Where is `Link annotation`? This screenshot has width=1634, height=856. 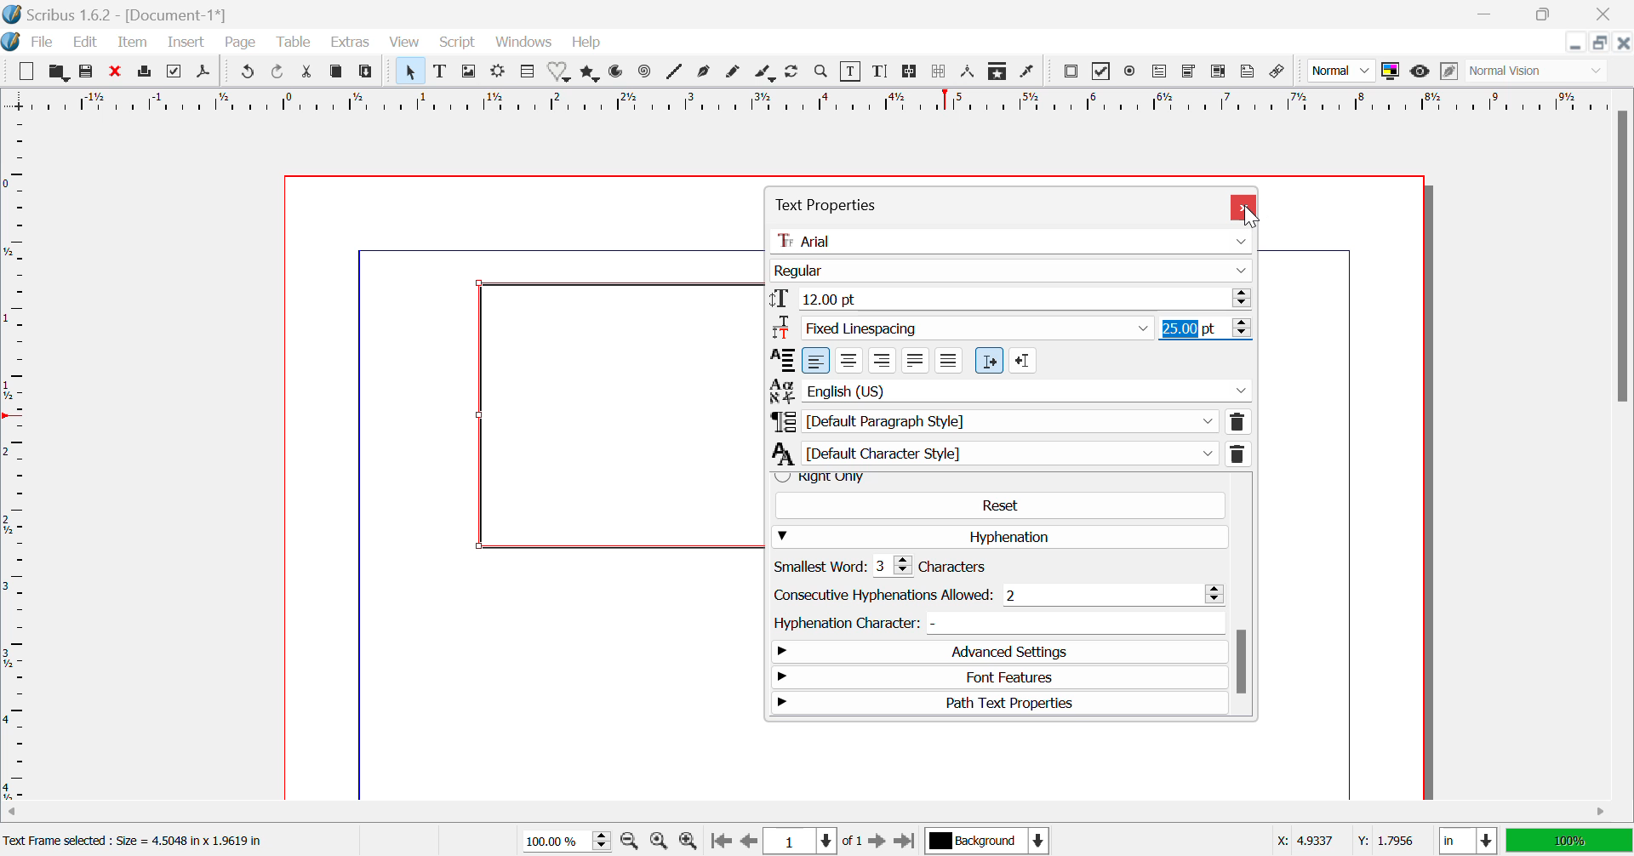
Link annotation is located at coordinates (1281, 72).